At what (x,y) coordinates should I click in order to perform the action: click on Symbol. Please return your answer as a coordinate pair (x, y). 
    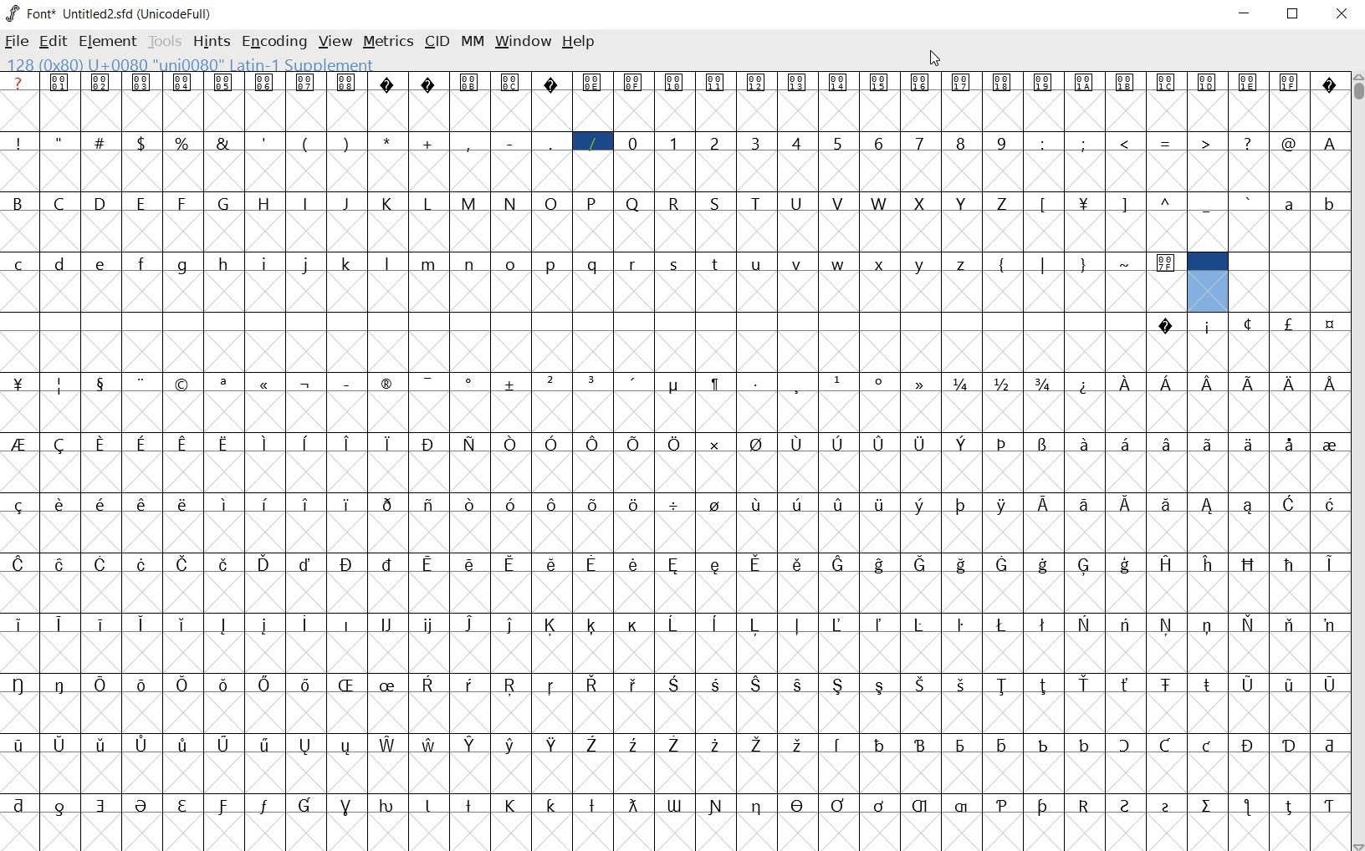
    Looking at the image, I should click on (674, 803).